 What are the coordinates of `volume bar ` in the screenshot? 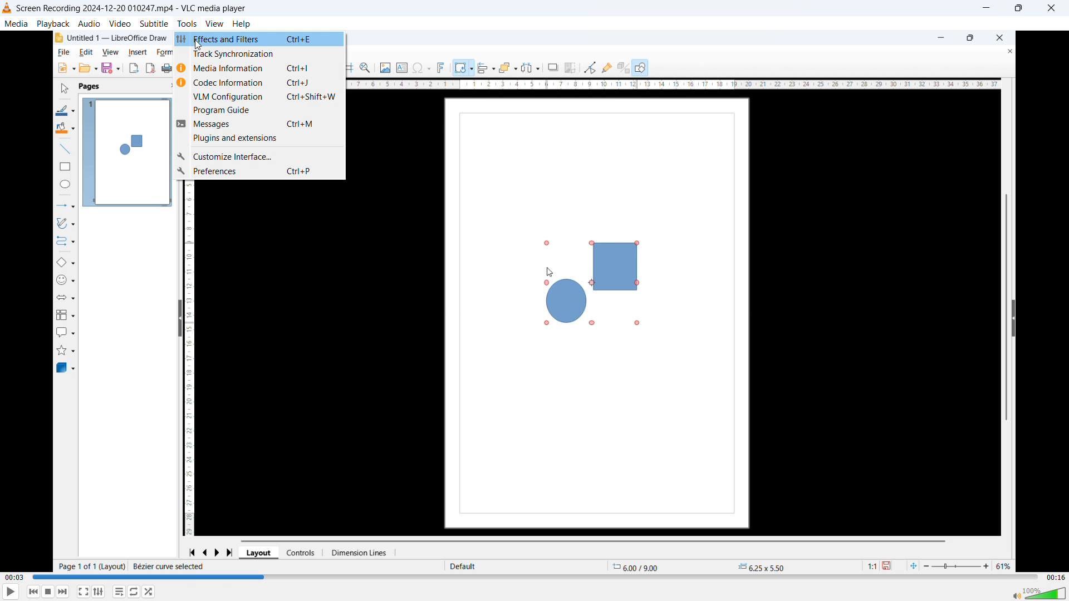 It's located at (1039, 593).